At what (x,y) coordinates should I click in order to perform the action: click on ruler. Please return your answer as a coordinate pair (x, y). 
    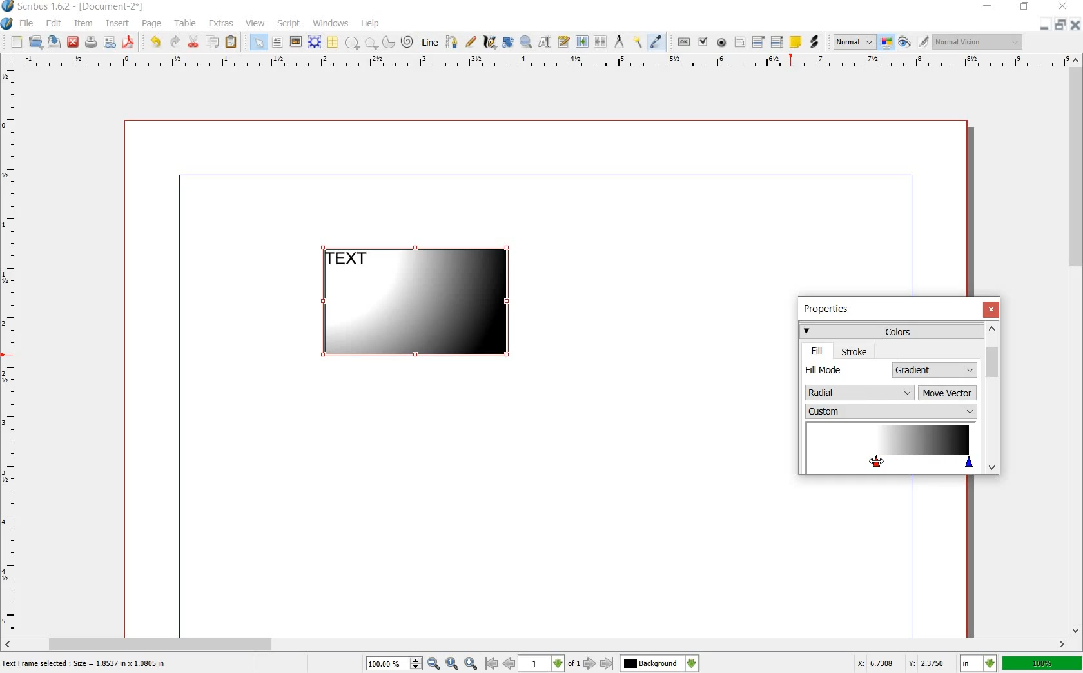
    Looking at the image, I should click on (11, 351).